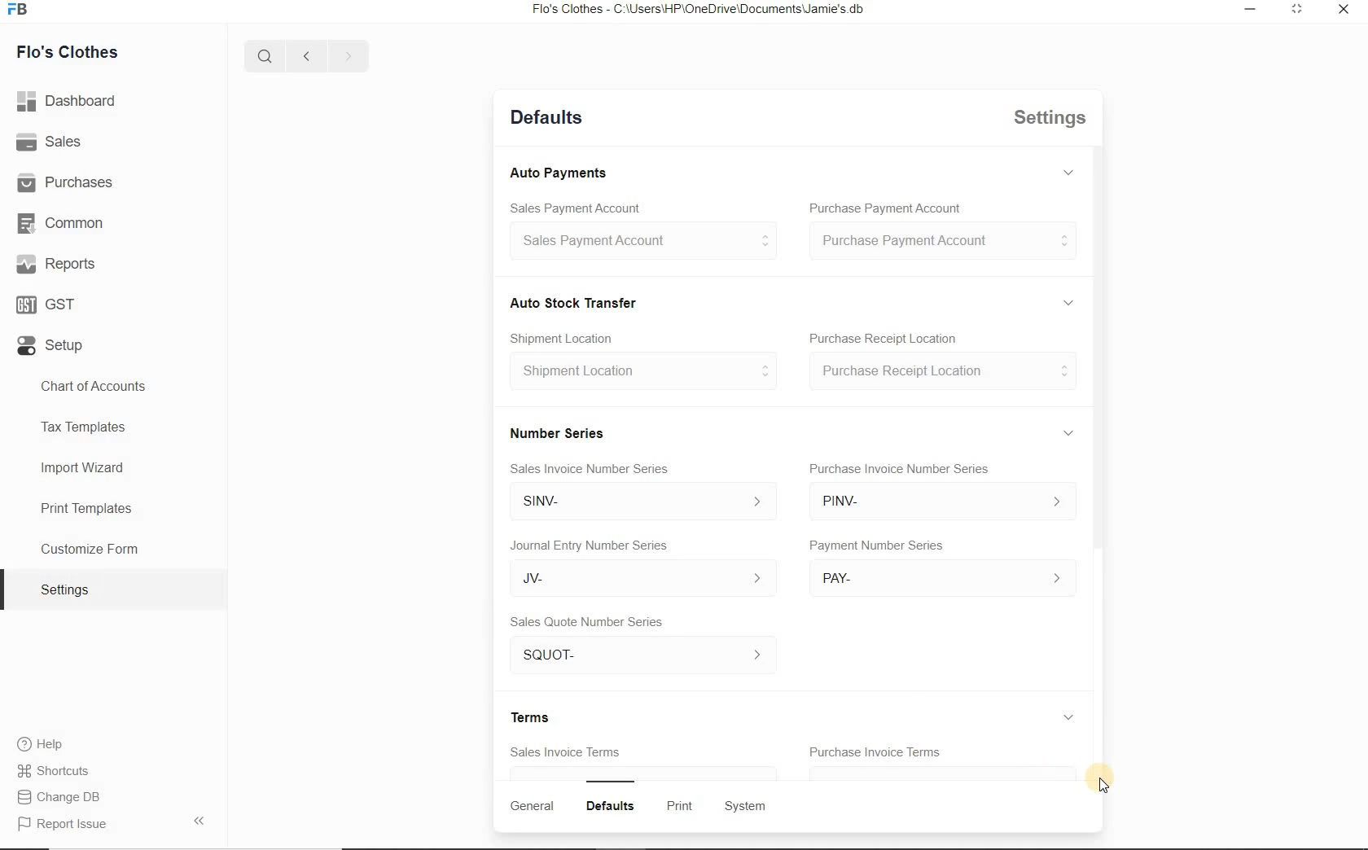 The width and height of the screenshot is (1368, 850). What do you see at coordinates (546, 116) in the screenshot?
I see `Defaults` at bounding box center [546, 116].